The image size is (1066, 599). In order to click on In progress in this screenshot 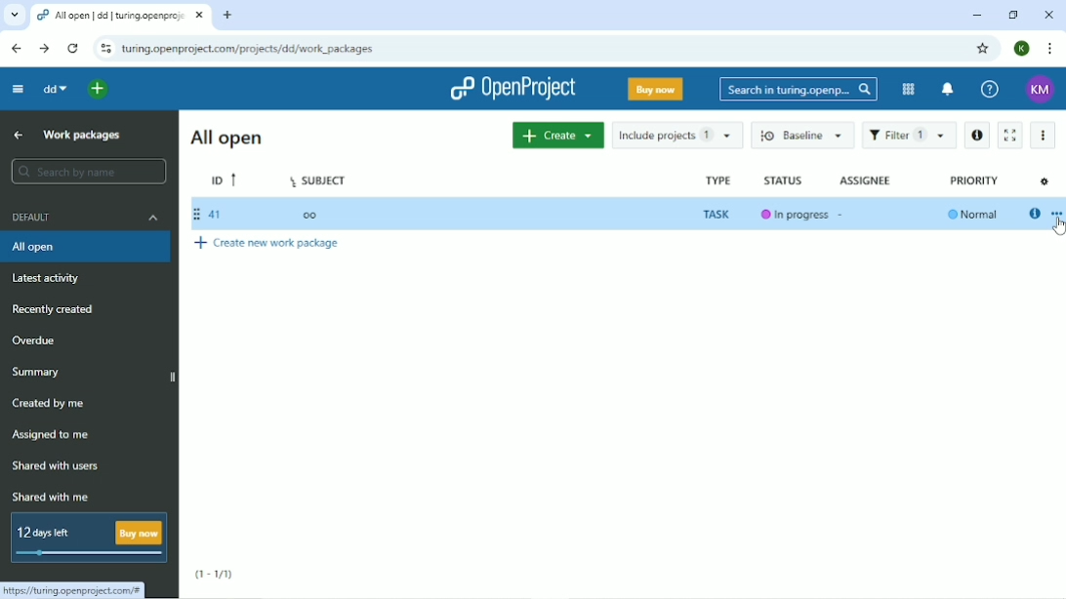, I will do `click(794, 216)`.